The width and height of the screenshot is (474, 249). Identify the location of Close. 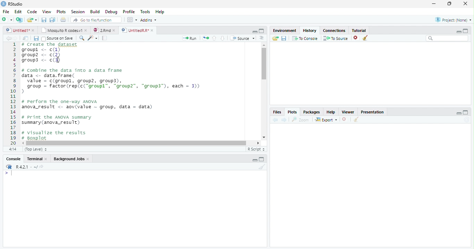
(465, 4).